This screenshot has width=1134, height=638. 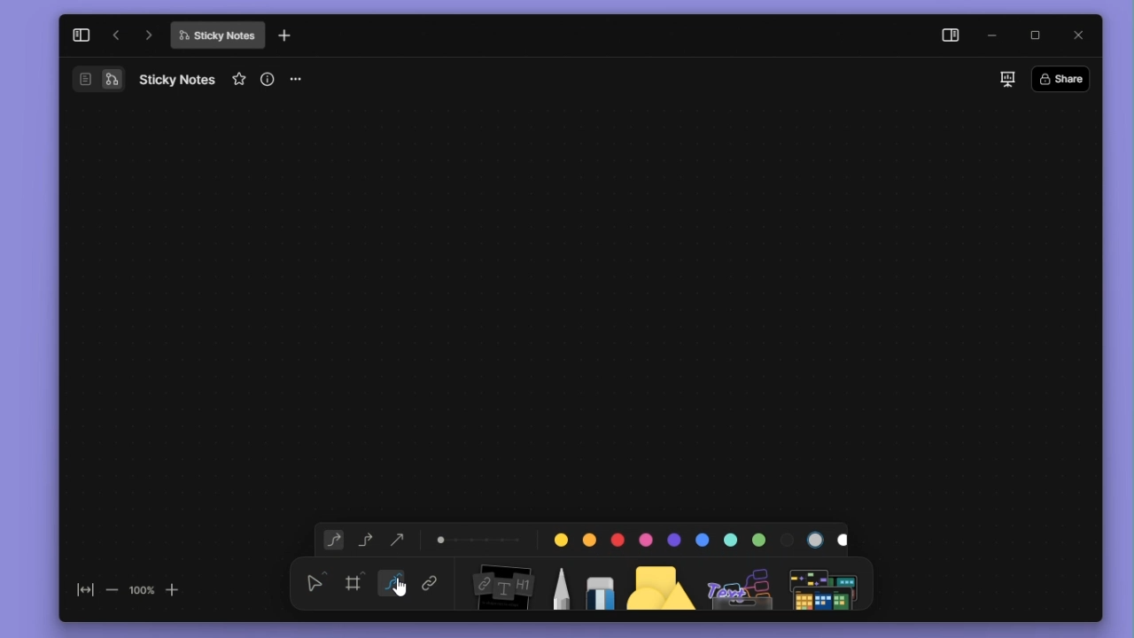 I want to click on zoom in, so click(x=174, y=588).